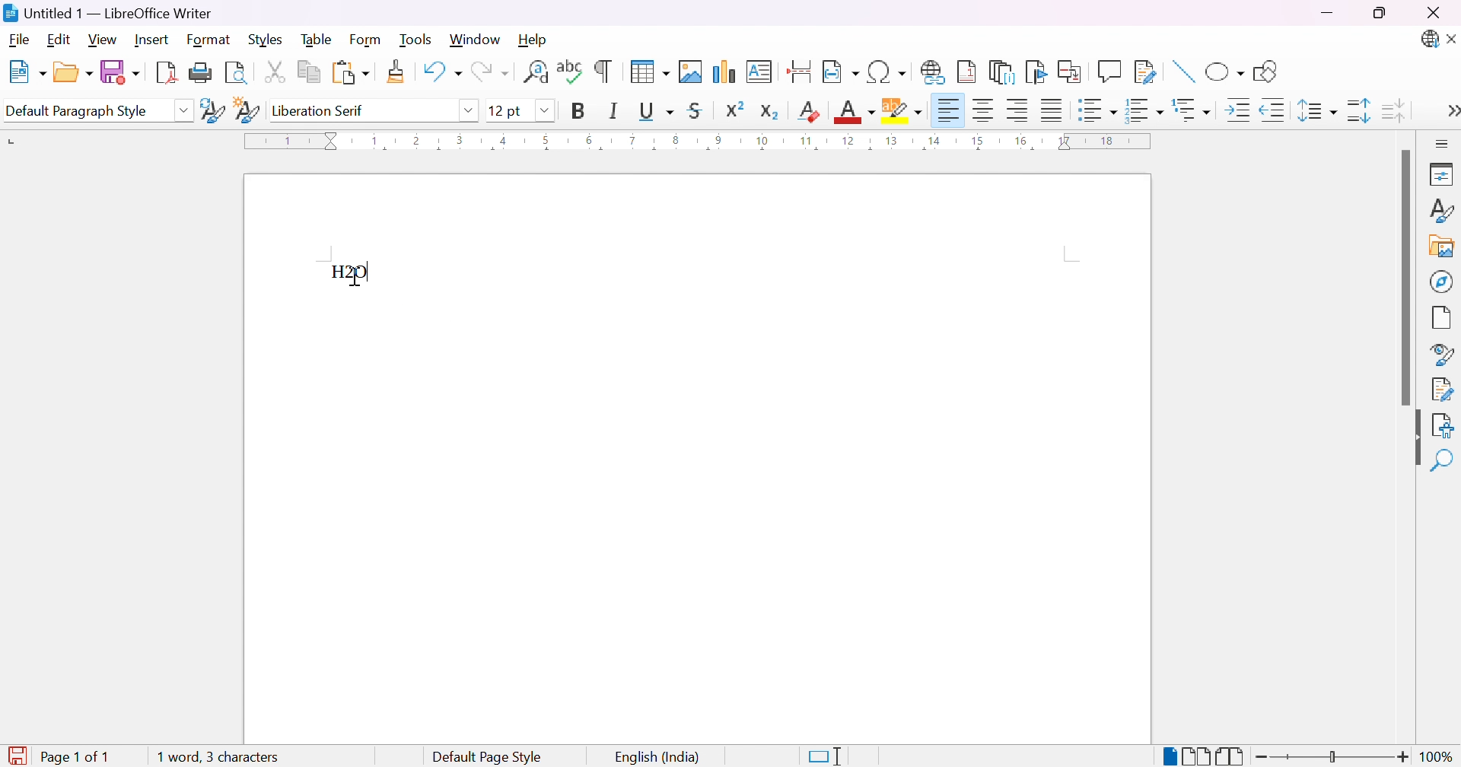  I want to click on Bold, so click(578, 110).